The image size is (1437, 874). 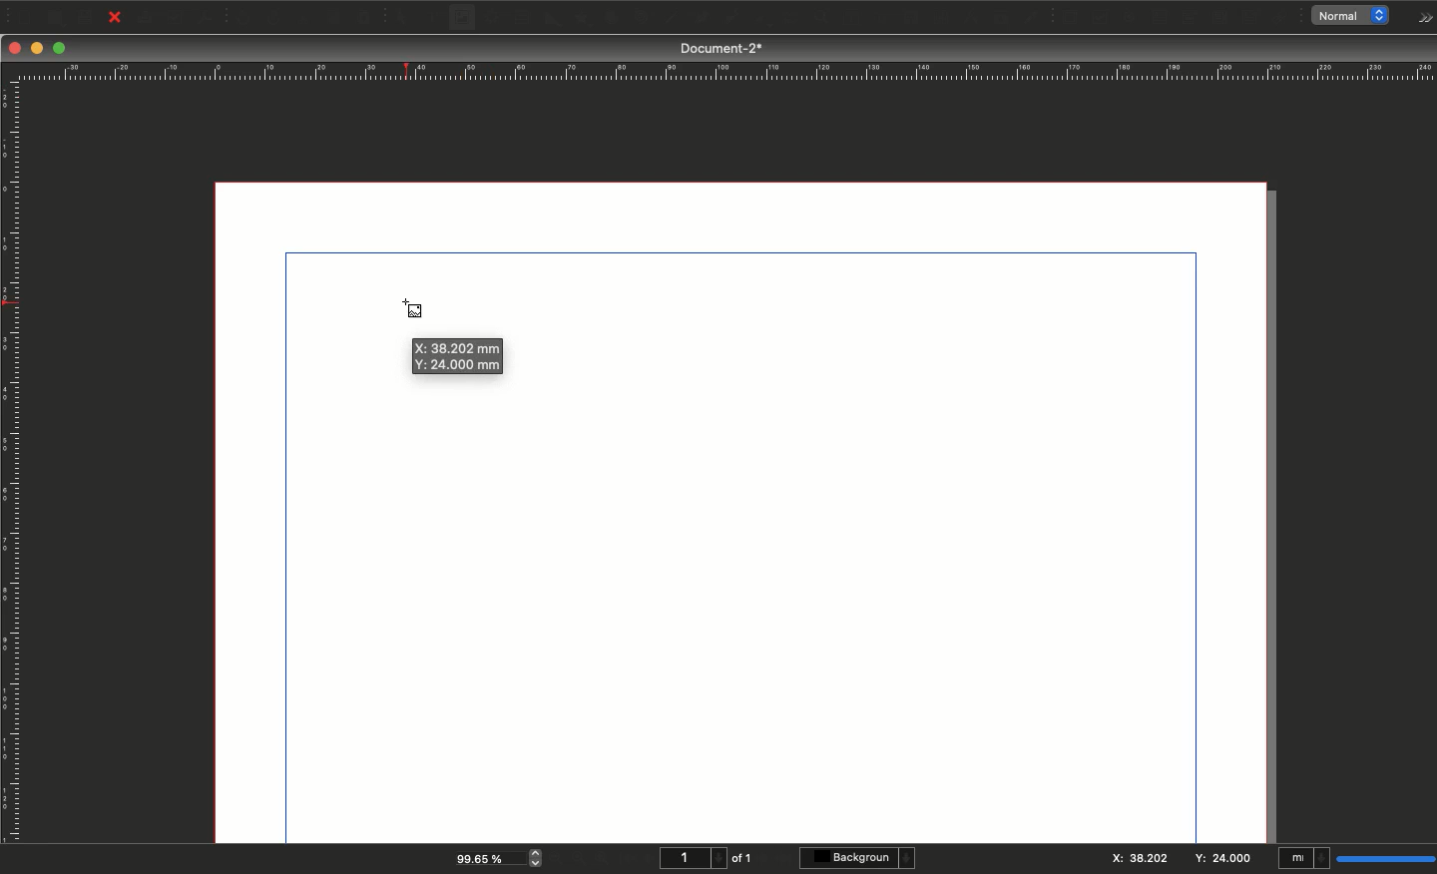 What do you see at coordinates (432, 20) in the screenshot?
I see `Text frame` at bounding box center [432, 20].